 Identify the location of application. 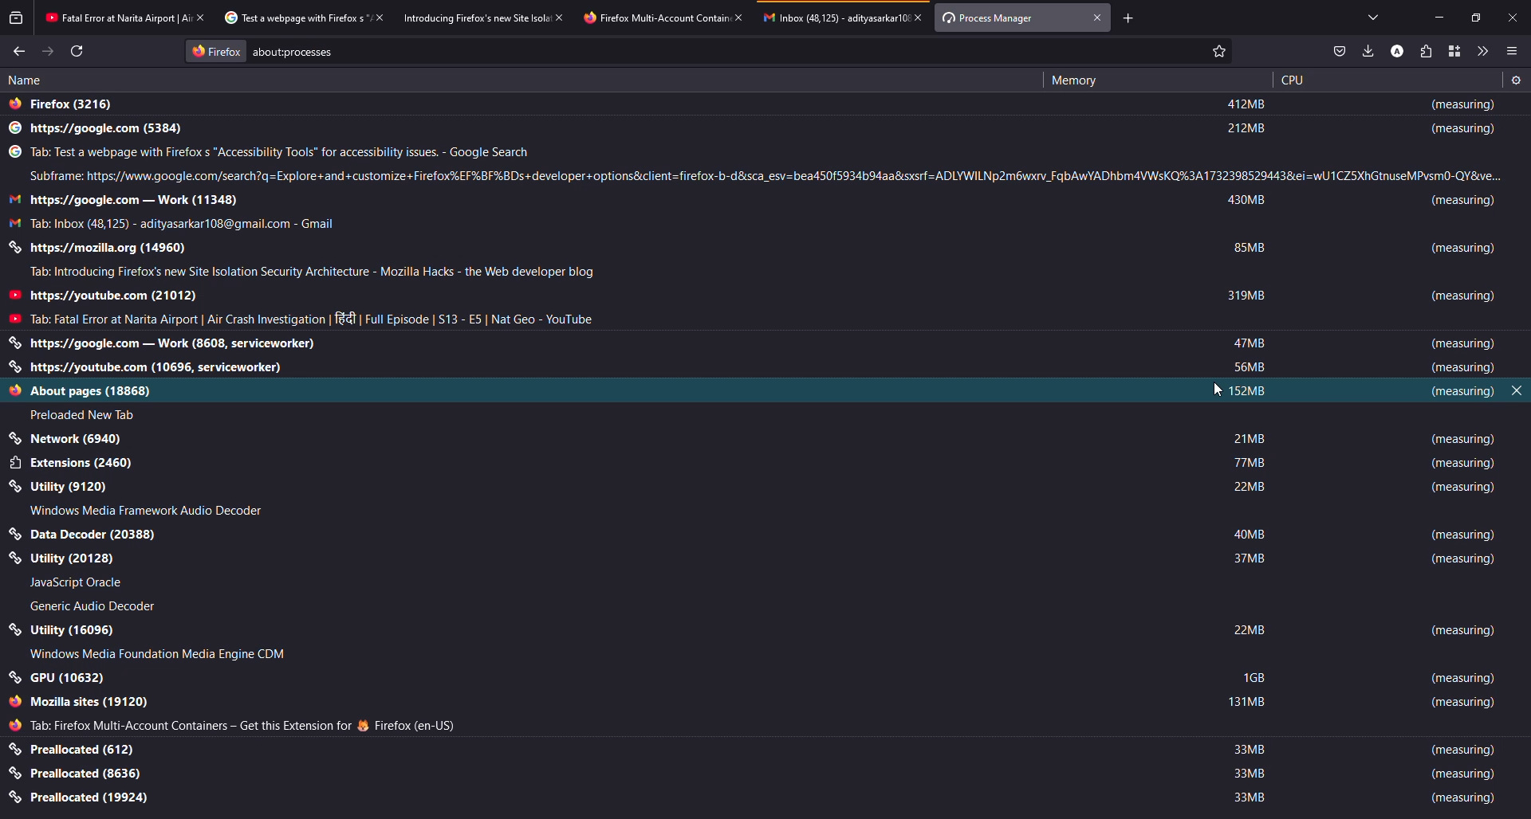
(68, 439).